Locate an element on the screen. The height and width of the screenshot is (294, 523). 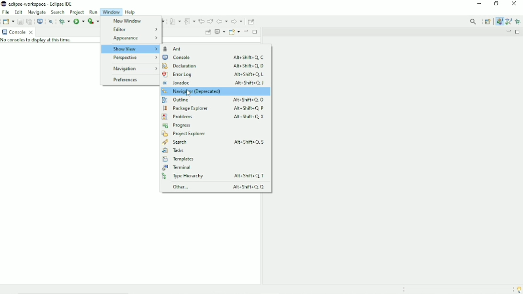
Problems is located at coordinates (213, 117).